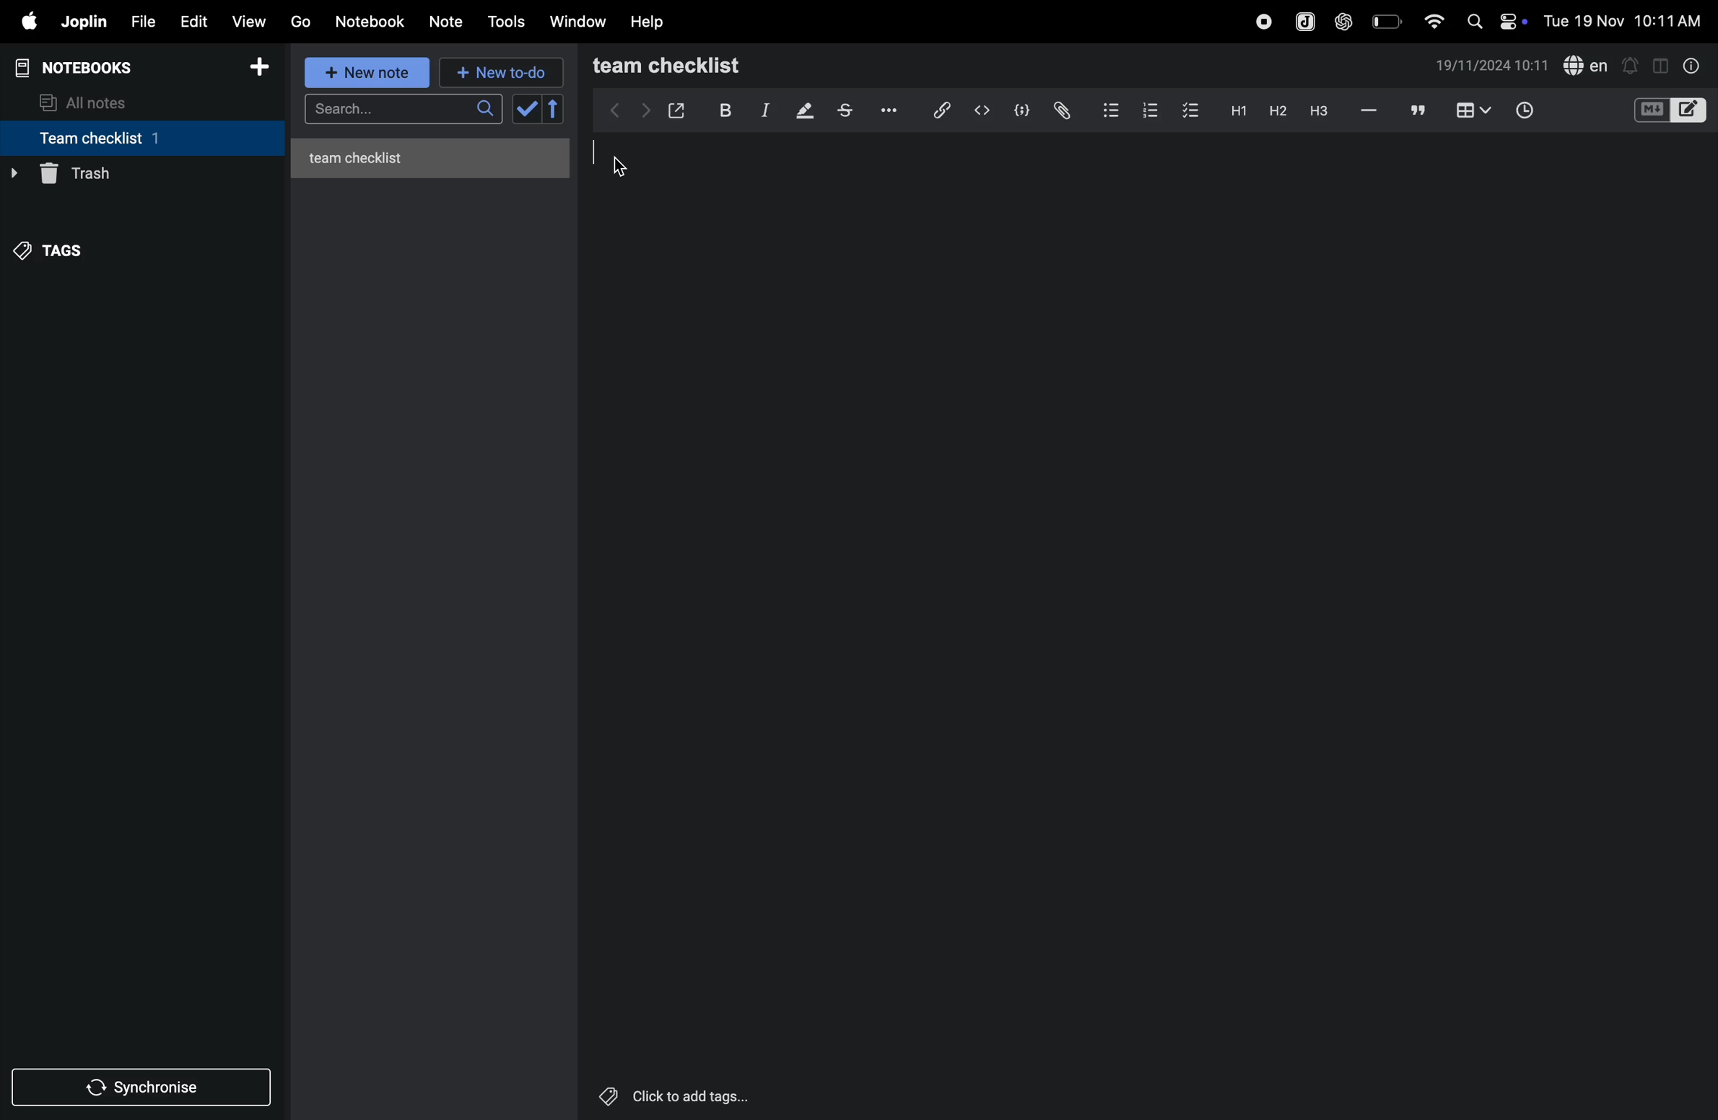  I want to click on checklist, so click(1192, 111).